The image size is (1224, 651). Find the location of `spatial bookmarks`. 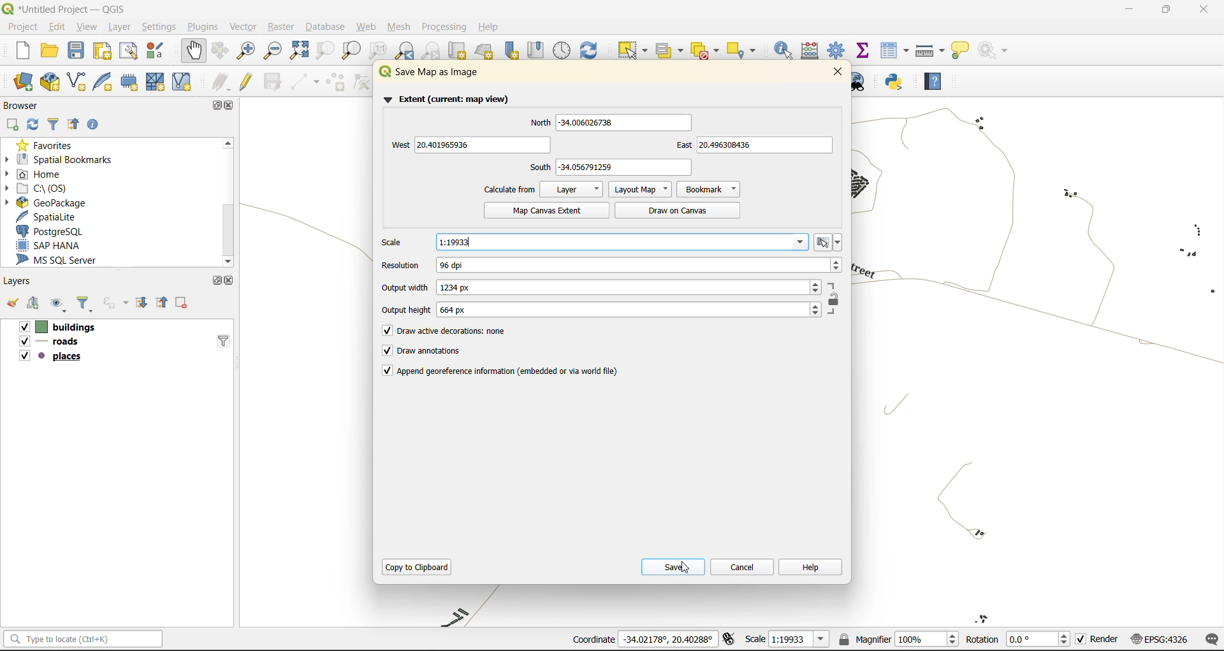

spatial bookmarks is located at coordinates (59, 159).